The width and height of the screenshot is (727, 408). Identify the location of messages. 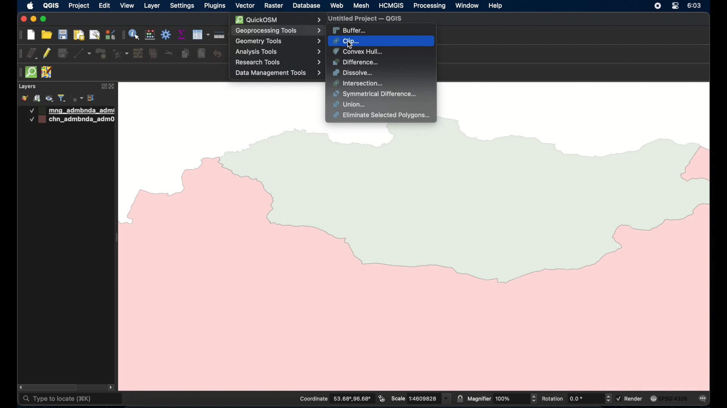
(704, 399).